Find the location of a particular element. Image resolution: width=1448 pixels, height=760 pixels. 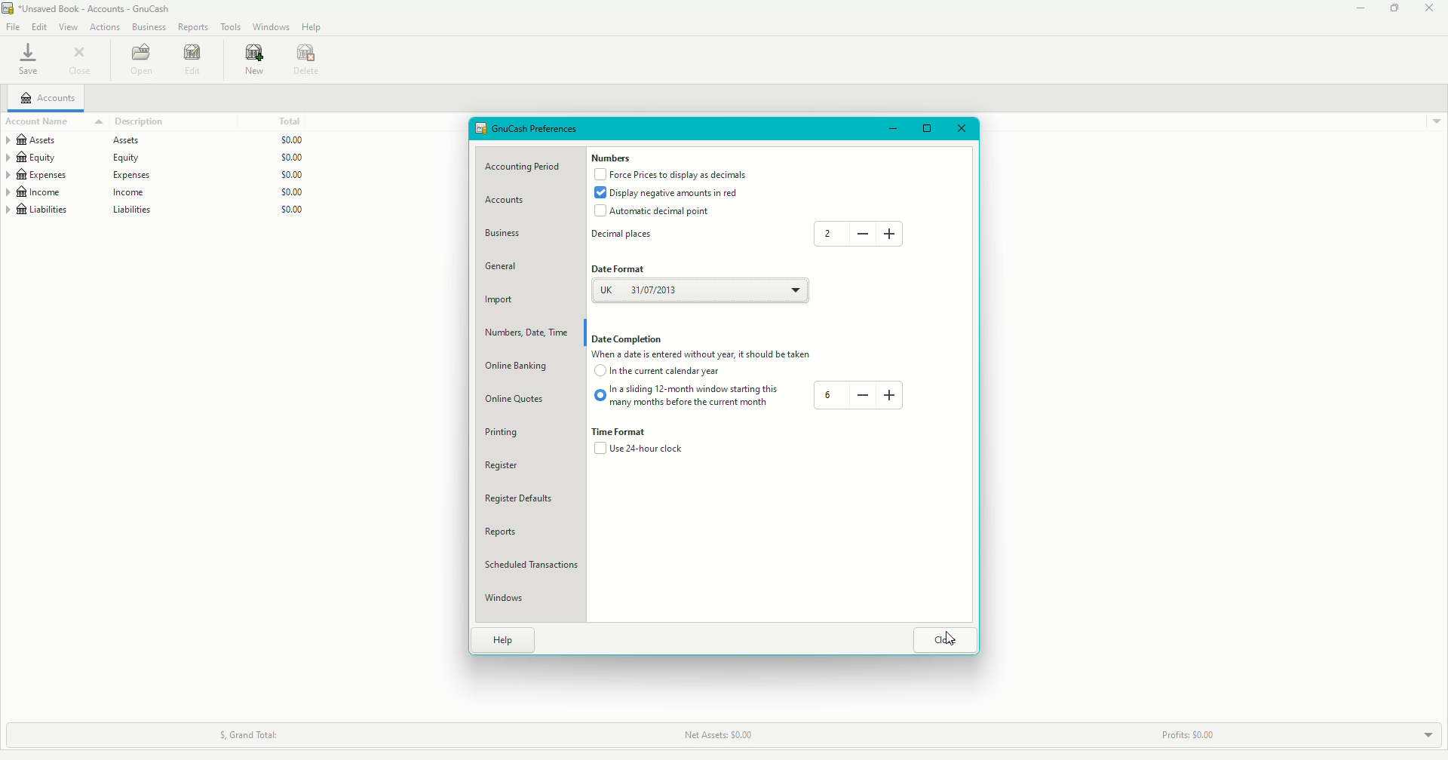

Account name is located at coordinates (40, 121).